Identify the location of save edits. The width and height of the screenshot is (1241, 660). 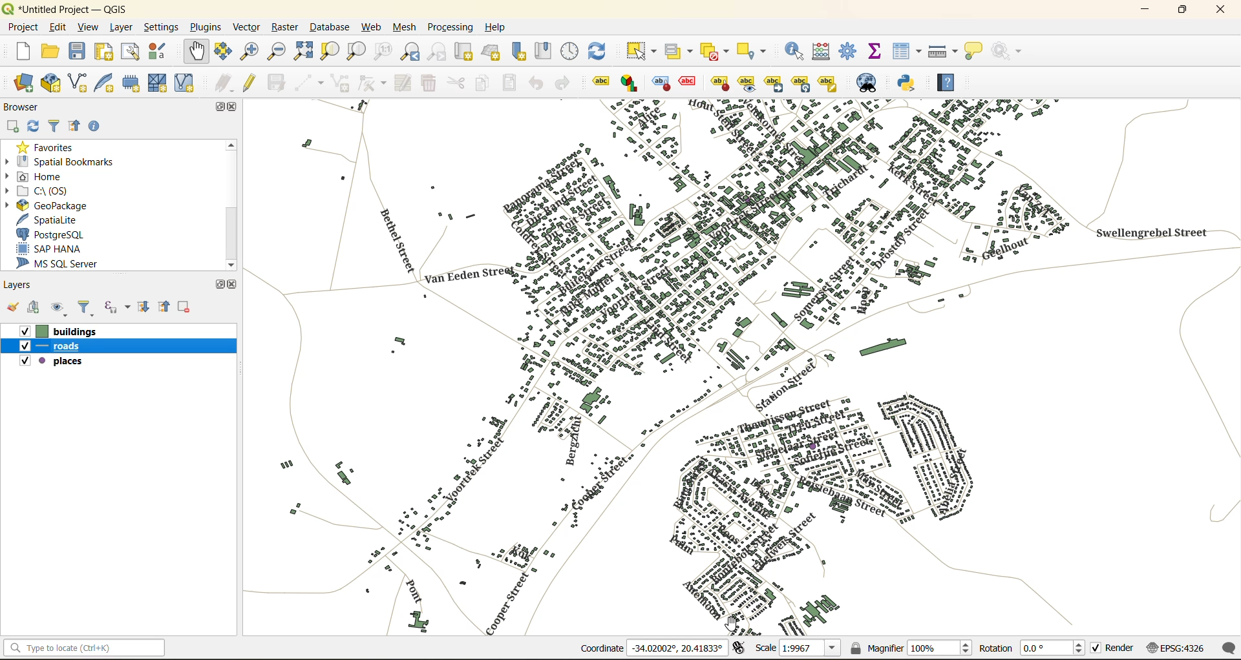
(279, 83).